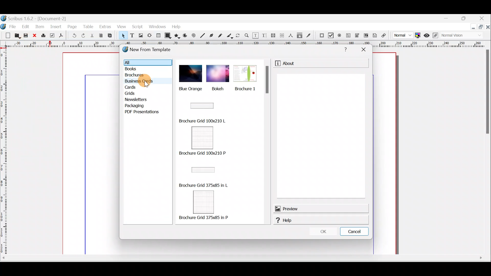 This screenshot has height=276, width=491. Describe the element at coordinates (177, 27) in the screenshot. I see `Help` at that location.